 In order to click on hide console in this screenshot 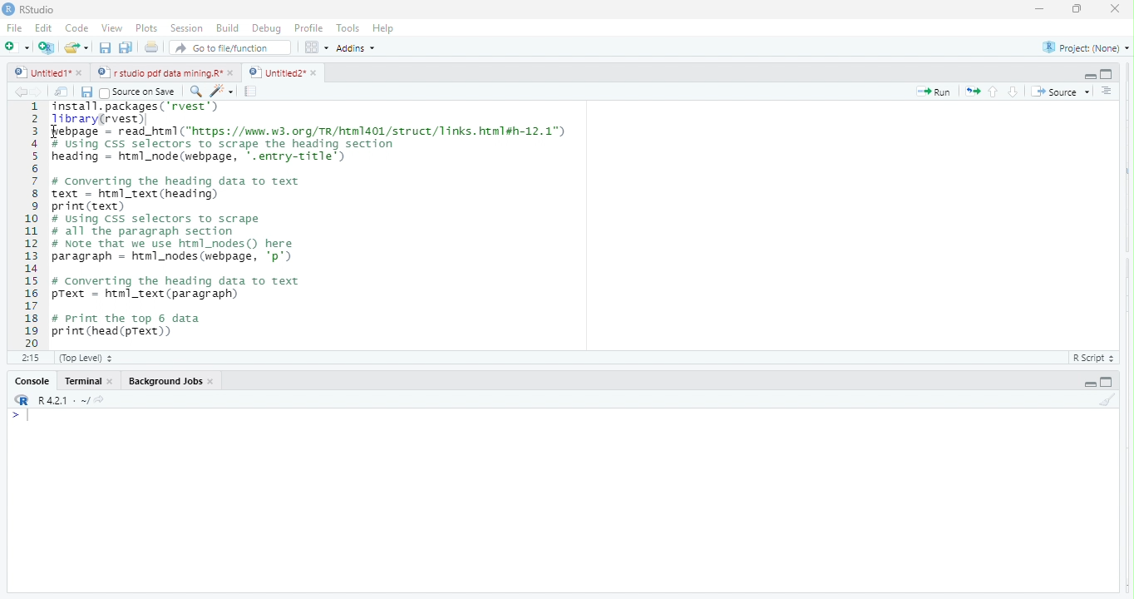, I will do `click(1105, 382)`.